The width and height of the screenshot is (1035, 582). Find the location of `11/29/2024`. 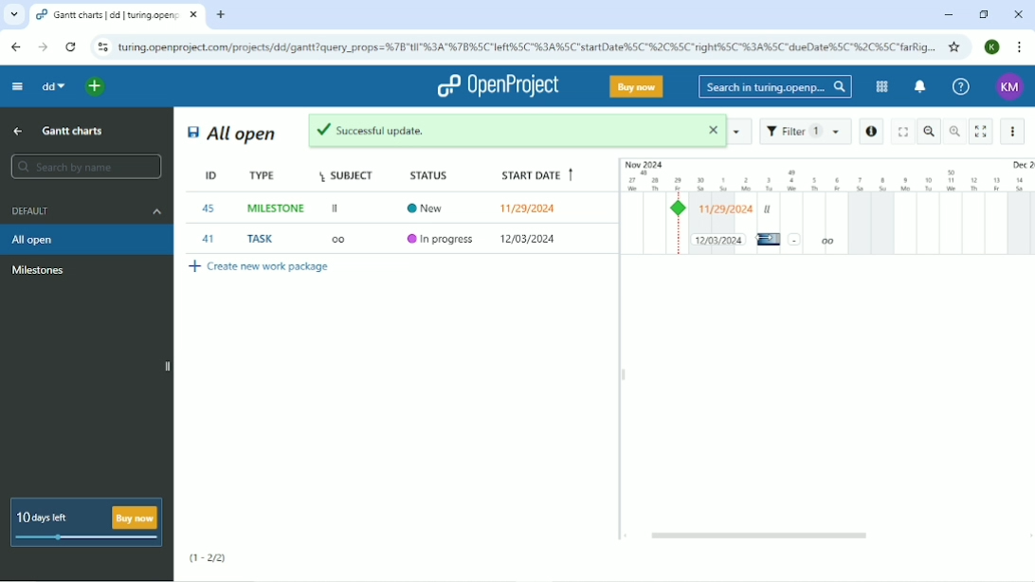

11/29/2024 is located at coordinates (532, 208).